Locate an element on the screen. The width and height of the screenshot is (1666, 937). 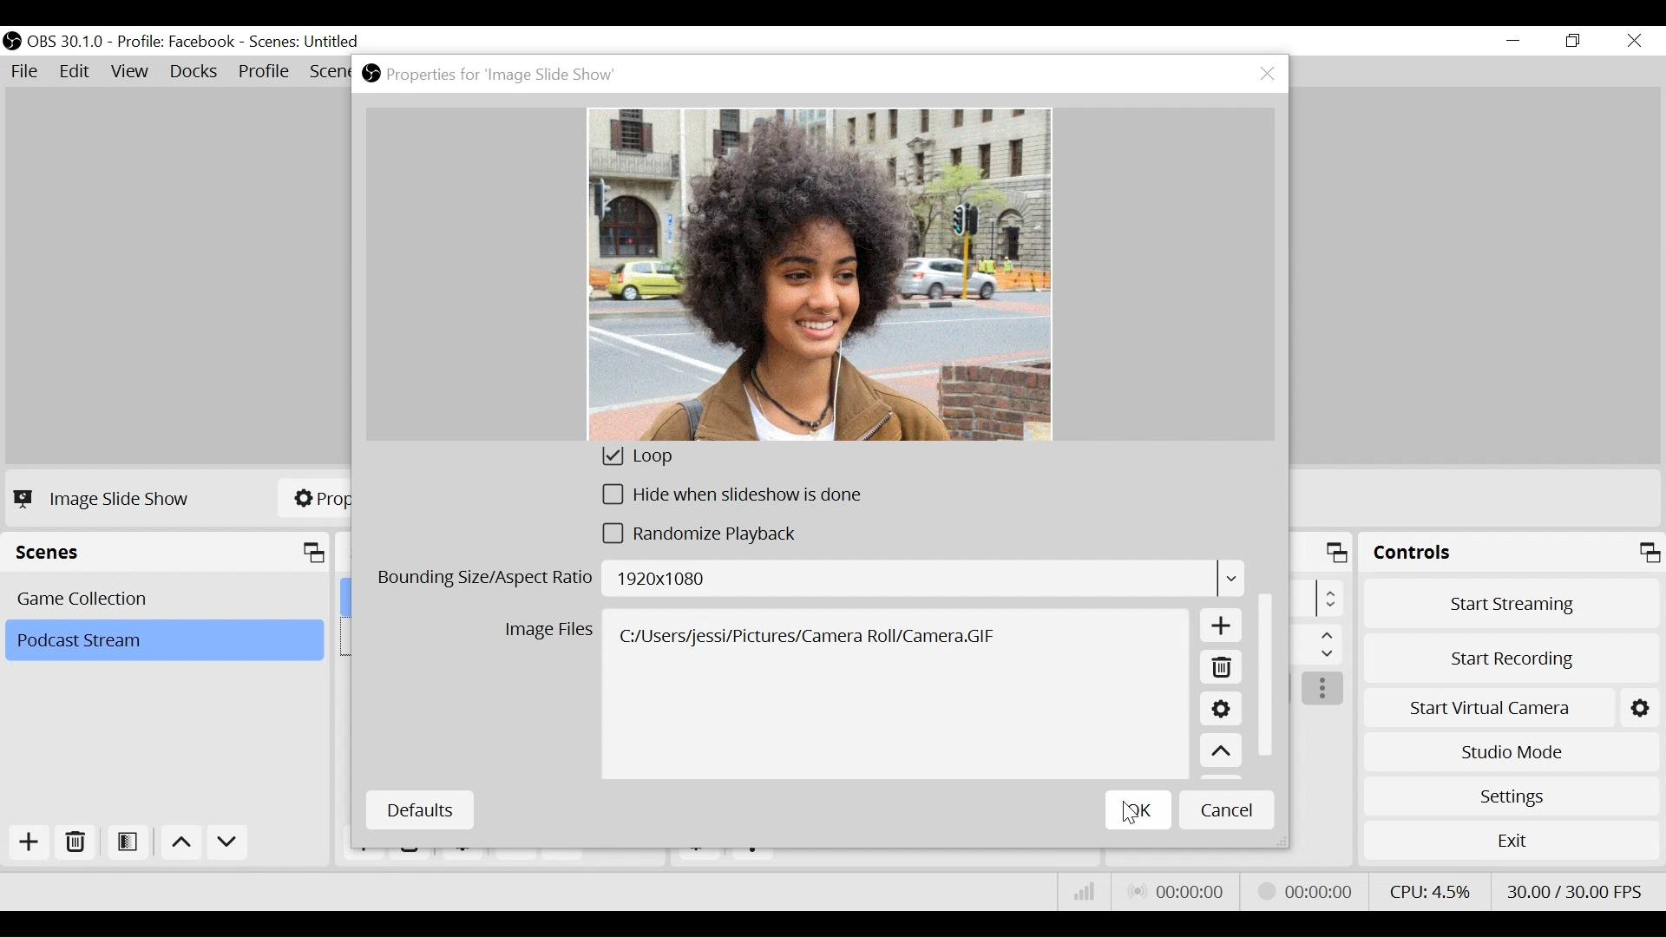
Defaults is located at coordinates (419, 810).